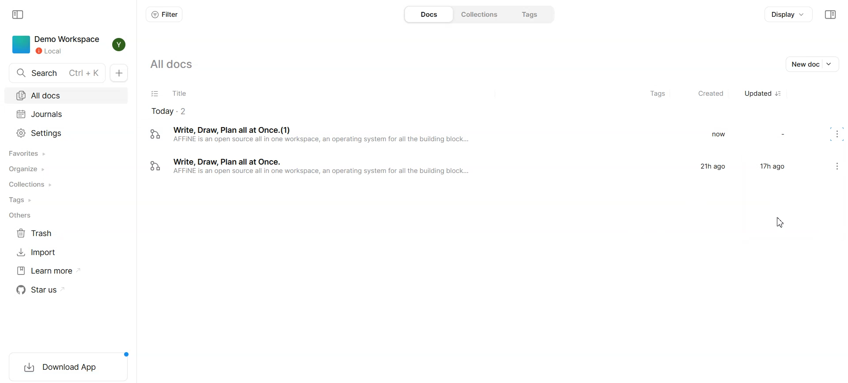  I want to click on Todays document file updated, so click(176, 111).